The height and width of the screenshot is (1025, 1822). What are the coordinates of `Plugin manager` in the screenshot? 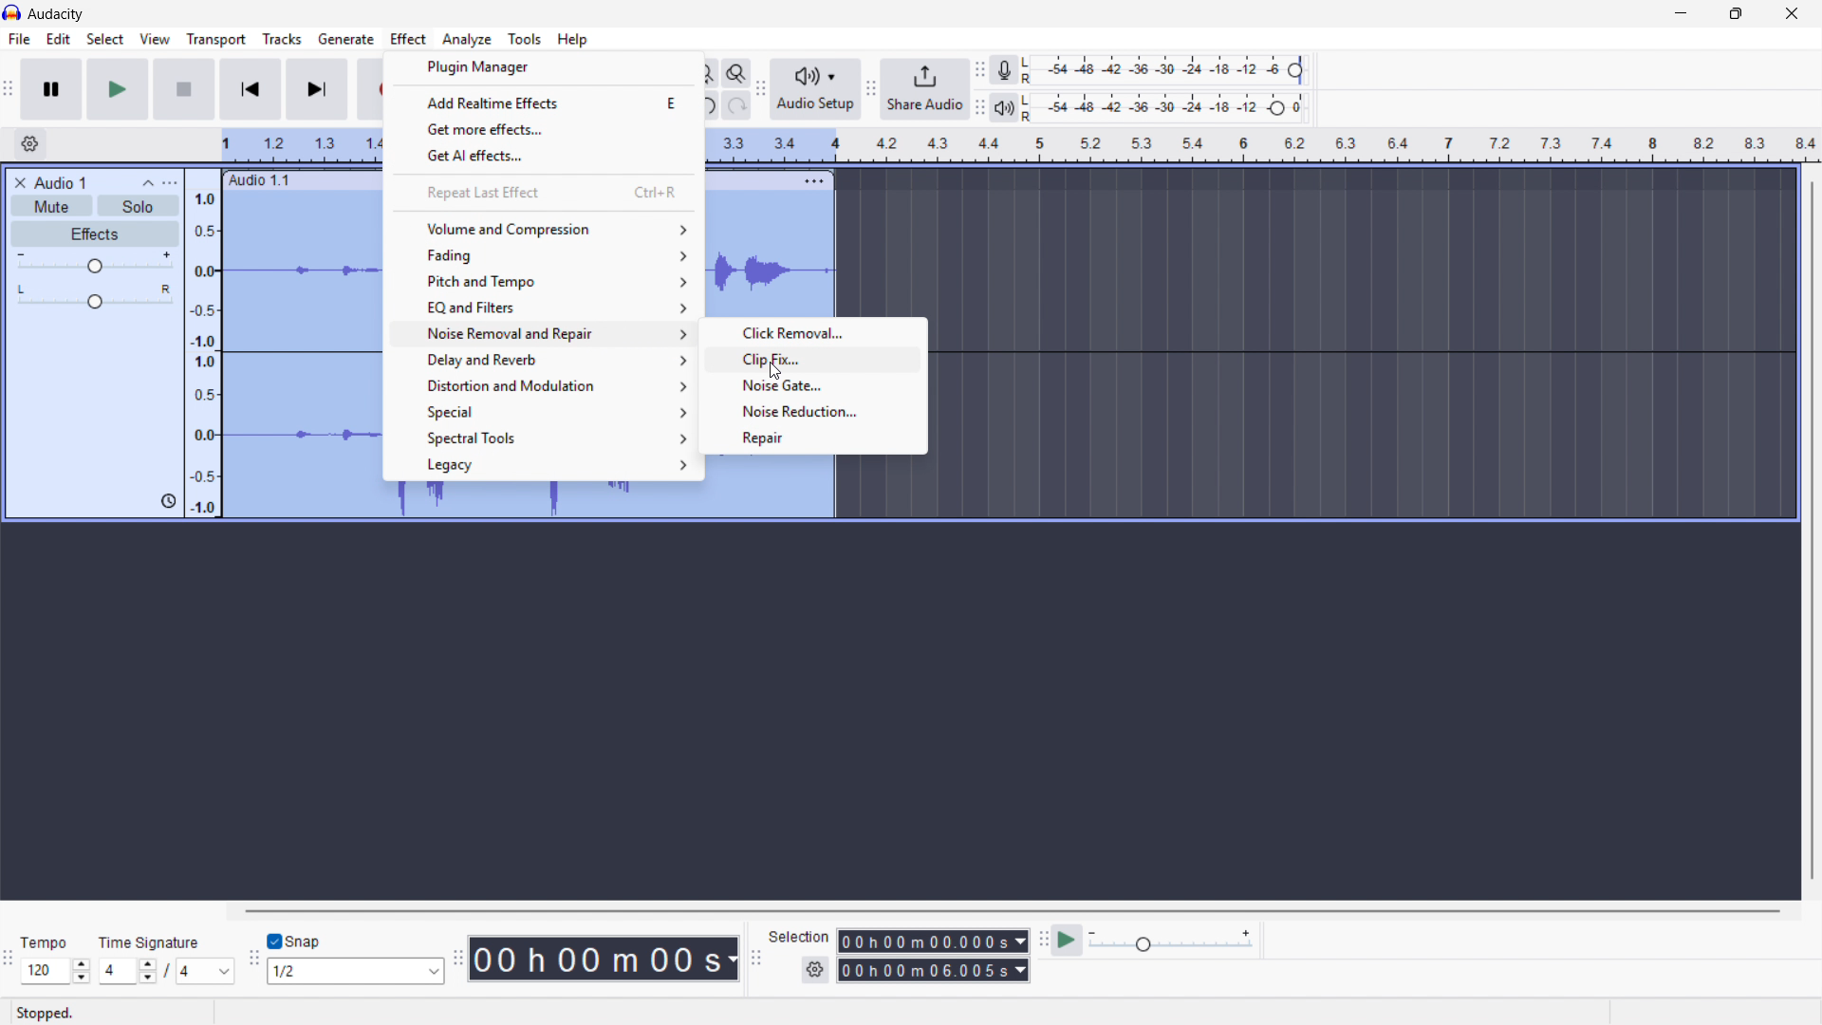 It's located at (543, 67).